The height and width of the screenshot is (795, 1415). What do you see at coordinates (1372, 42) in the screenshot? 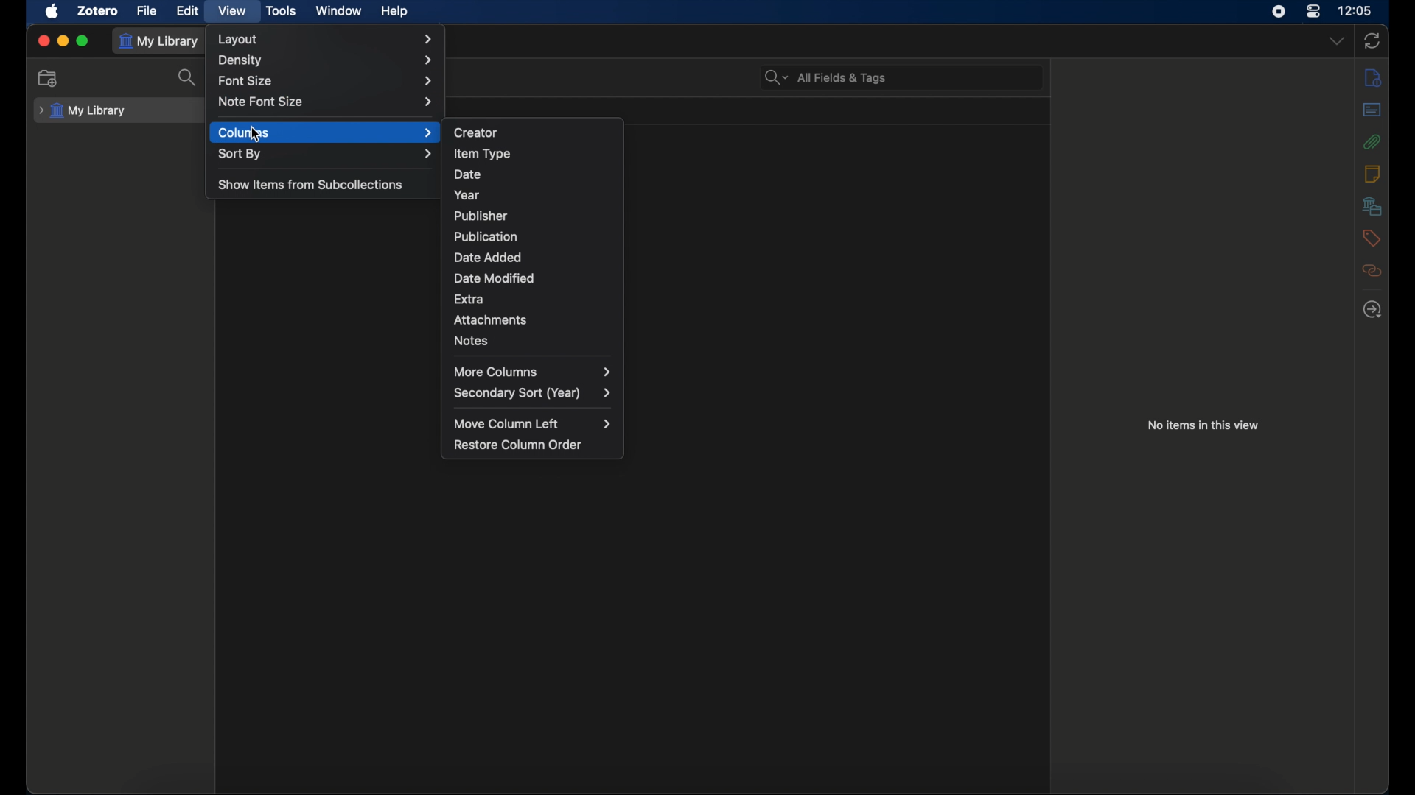
I see `sync` at bounding box center [1372, 42].